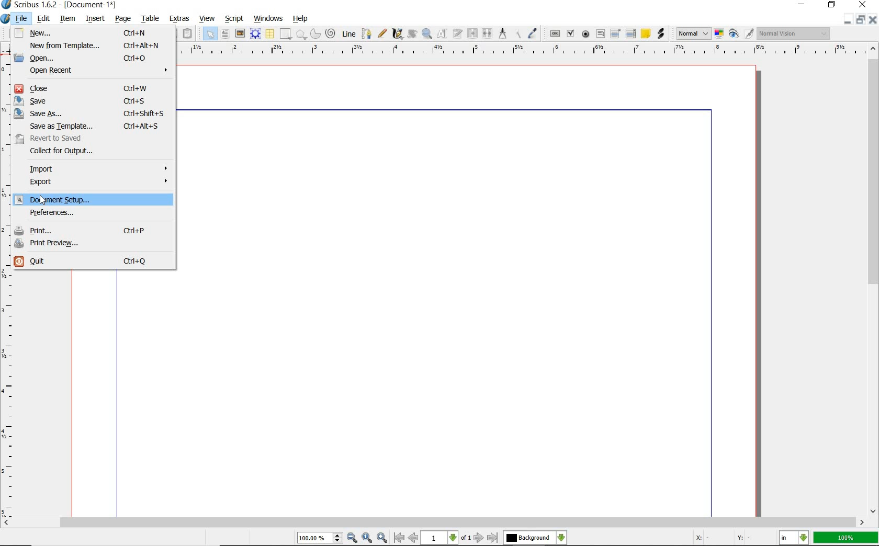 The image size is (879, 546). Describe the element at coordinates (97, 126) in the screenshot. I see `SAVE AS TEMPLTE` at that location.